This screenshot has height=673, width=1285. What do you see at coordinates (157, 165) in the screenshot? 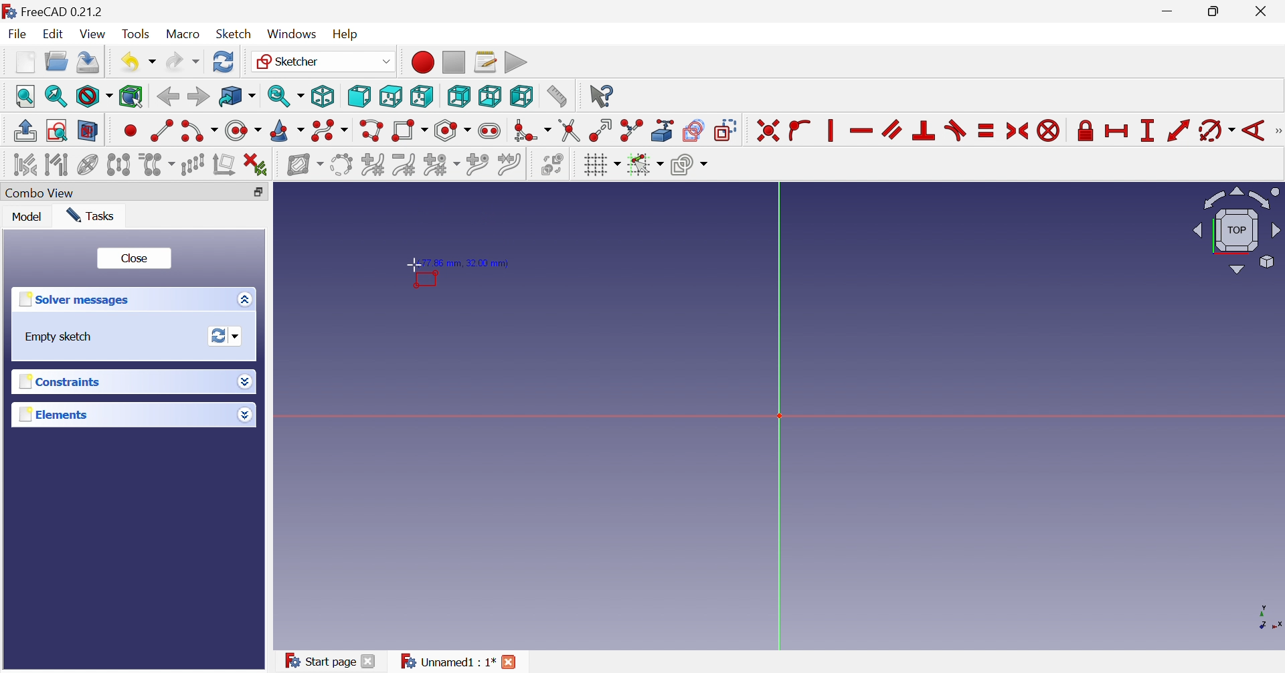
I see `Clone` at bounding box center [157, 165].